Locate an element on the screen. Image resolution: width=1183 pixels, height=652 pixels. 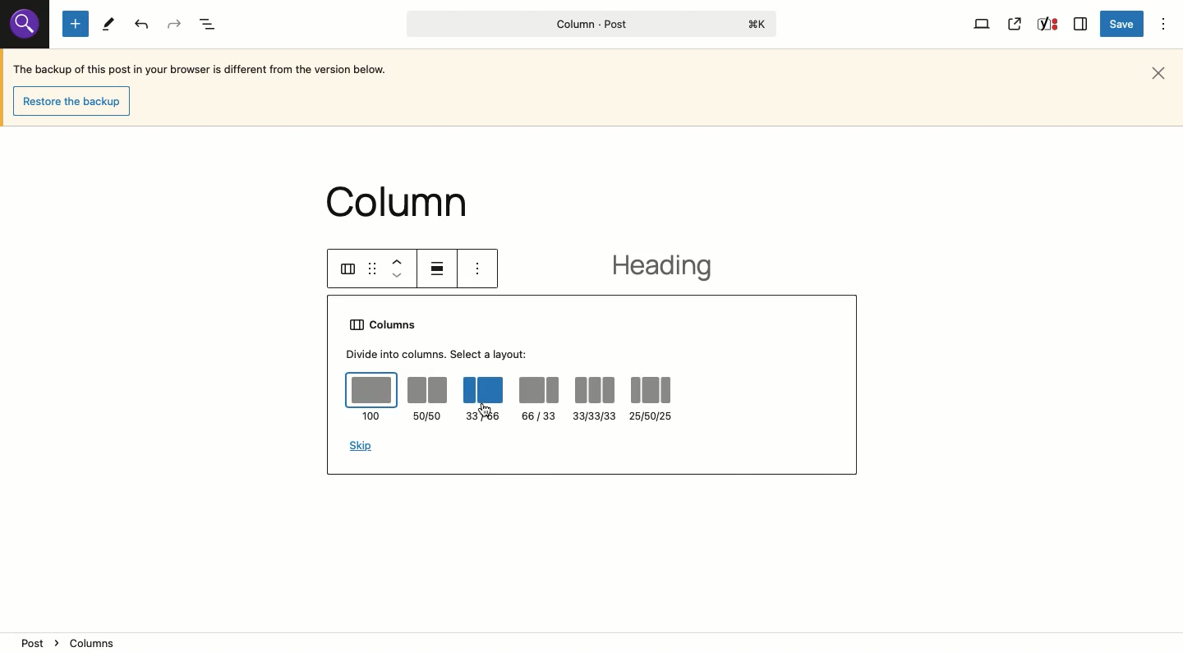
Justification is located at coordinates (440, 268).